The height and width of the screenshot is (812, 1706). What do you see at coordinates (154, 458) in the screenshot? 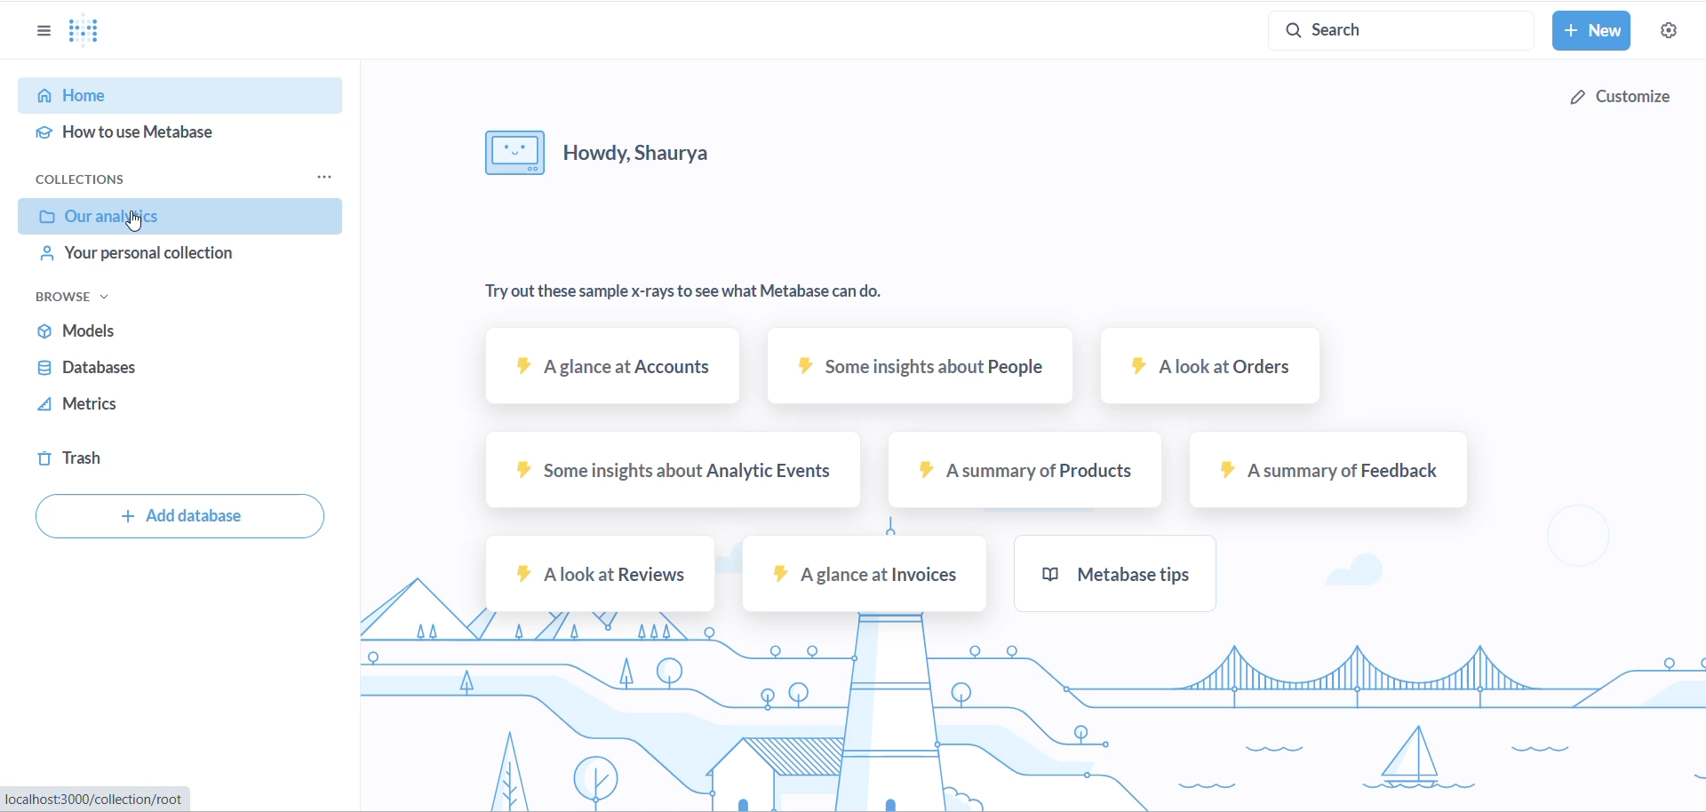
I see `trash` at bounding box center [154, 458].